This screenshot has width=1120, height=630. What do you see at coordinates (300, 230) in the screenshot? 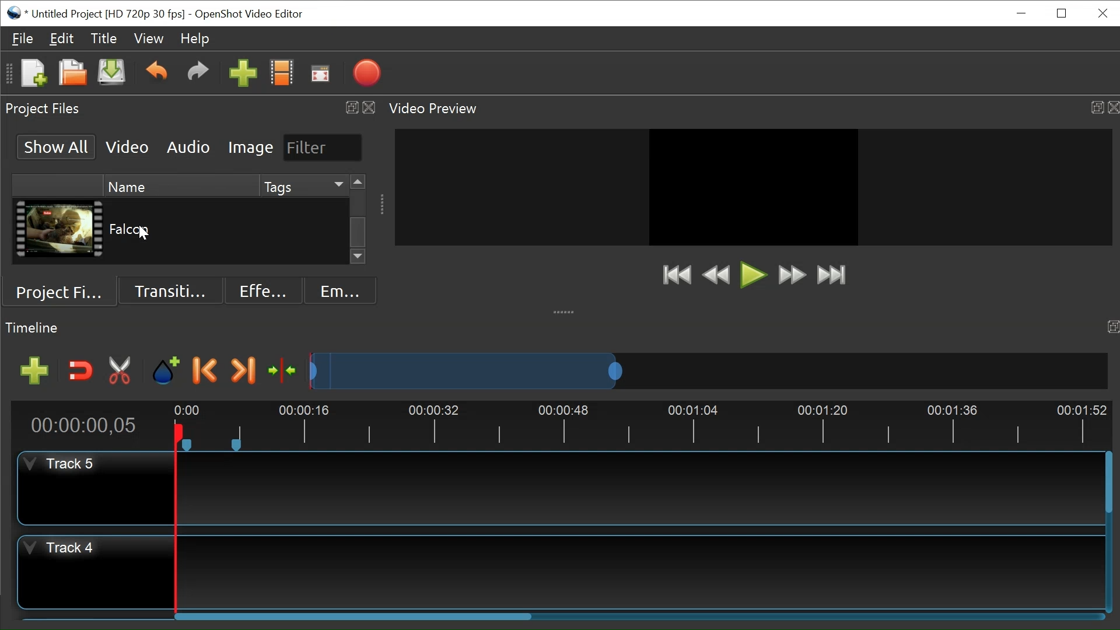
I see `Tag Name` at bounding box center [300, 230].